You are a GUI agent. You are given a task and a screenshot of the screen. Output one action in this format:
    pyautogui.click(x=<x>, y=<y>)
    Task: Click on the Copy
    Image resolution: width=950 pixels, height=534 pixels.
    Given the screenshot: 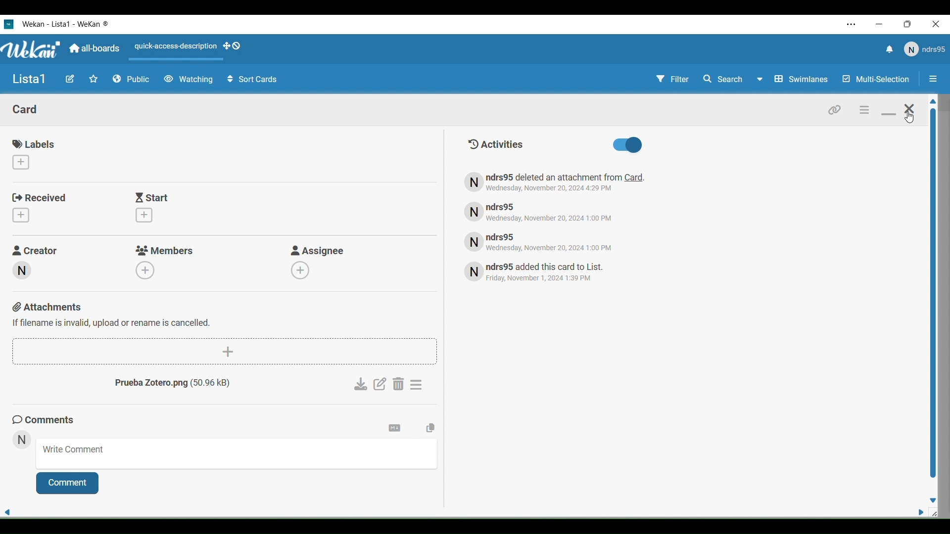 What is the action you would take?
    pyautogui.click(x=430, y=428)
    